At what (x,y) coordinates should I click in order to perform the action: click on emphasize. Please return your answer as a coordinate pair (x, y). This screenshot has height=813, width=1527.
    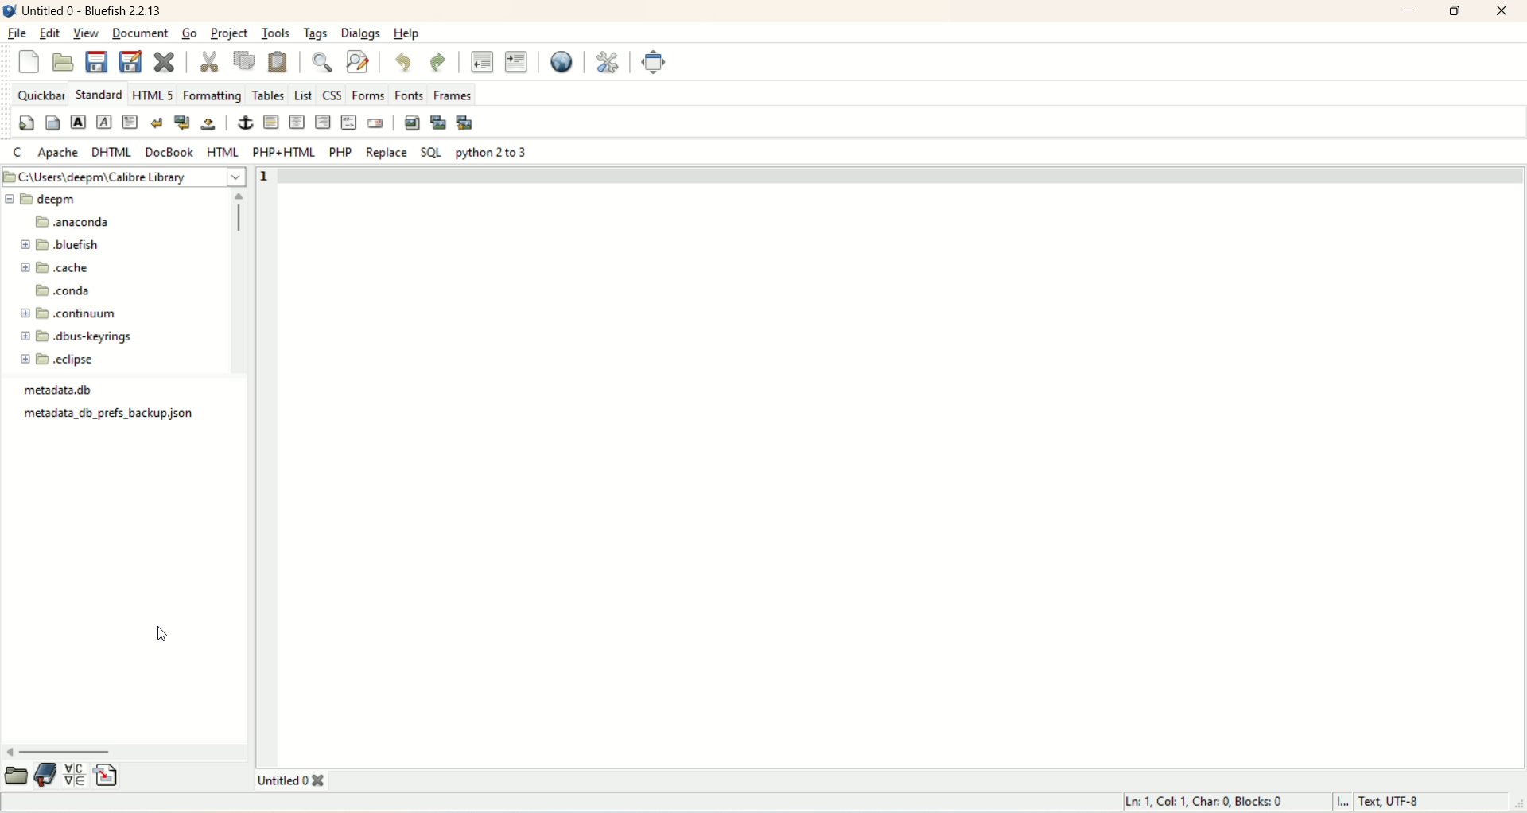
    Looking at the image, I should click on (105, 123).